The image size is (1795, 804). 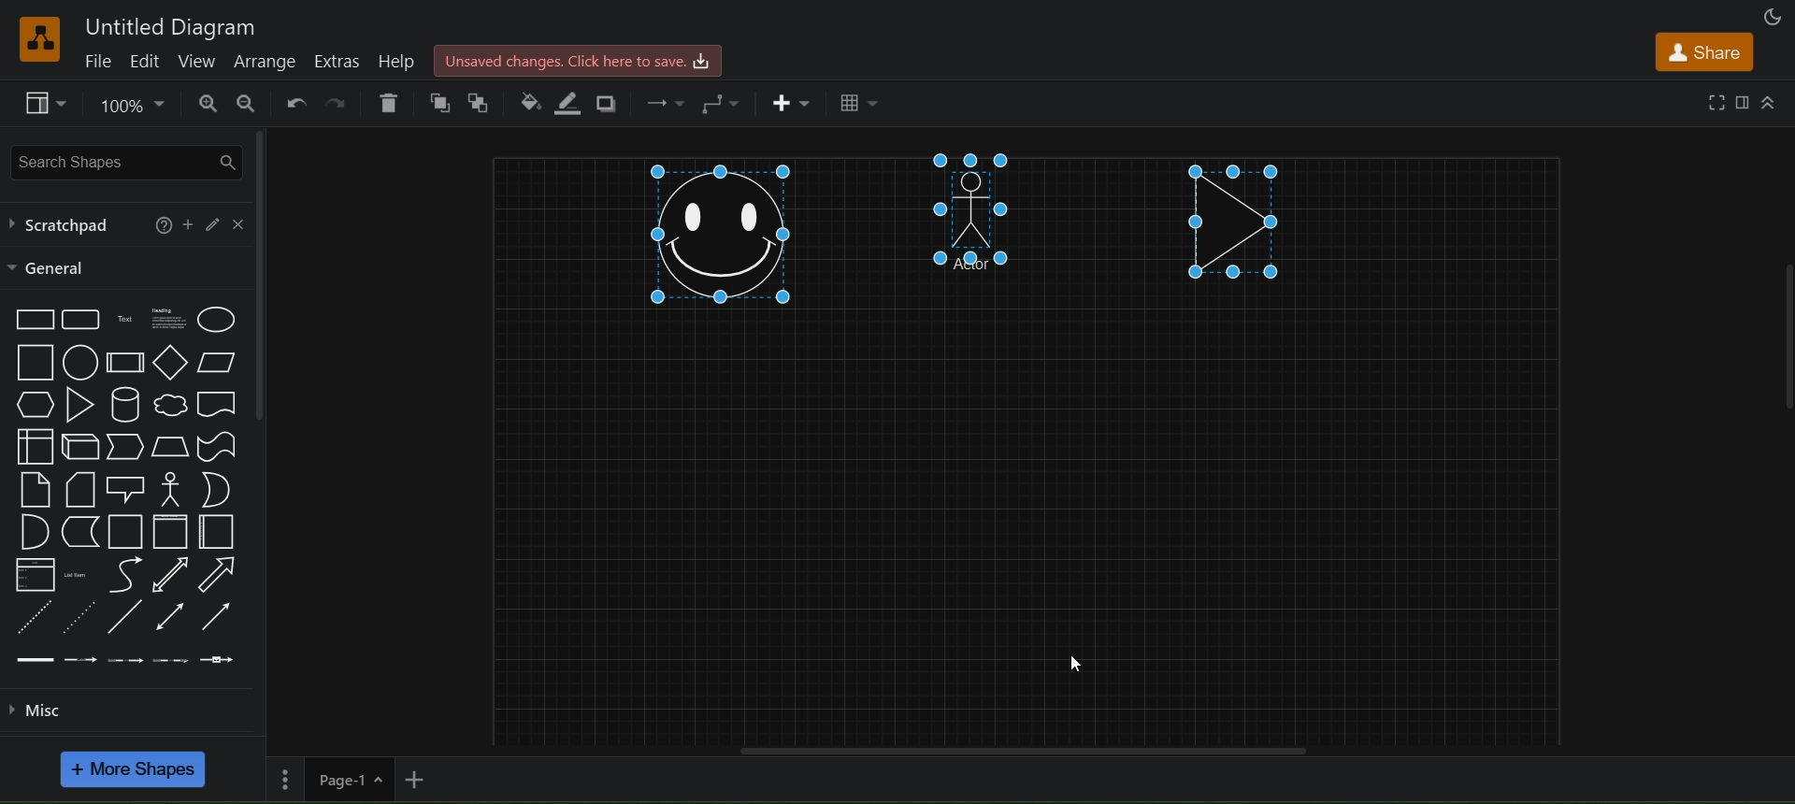 I want to click on curve, so click(x=124, y=574).